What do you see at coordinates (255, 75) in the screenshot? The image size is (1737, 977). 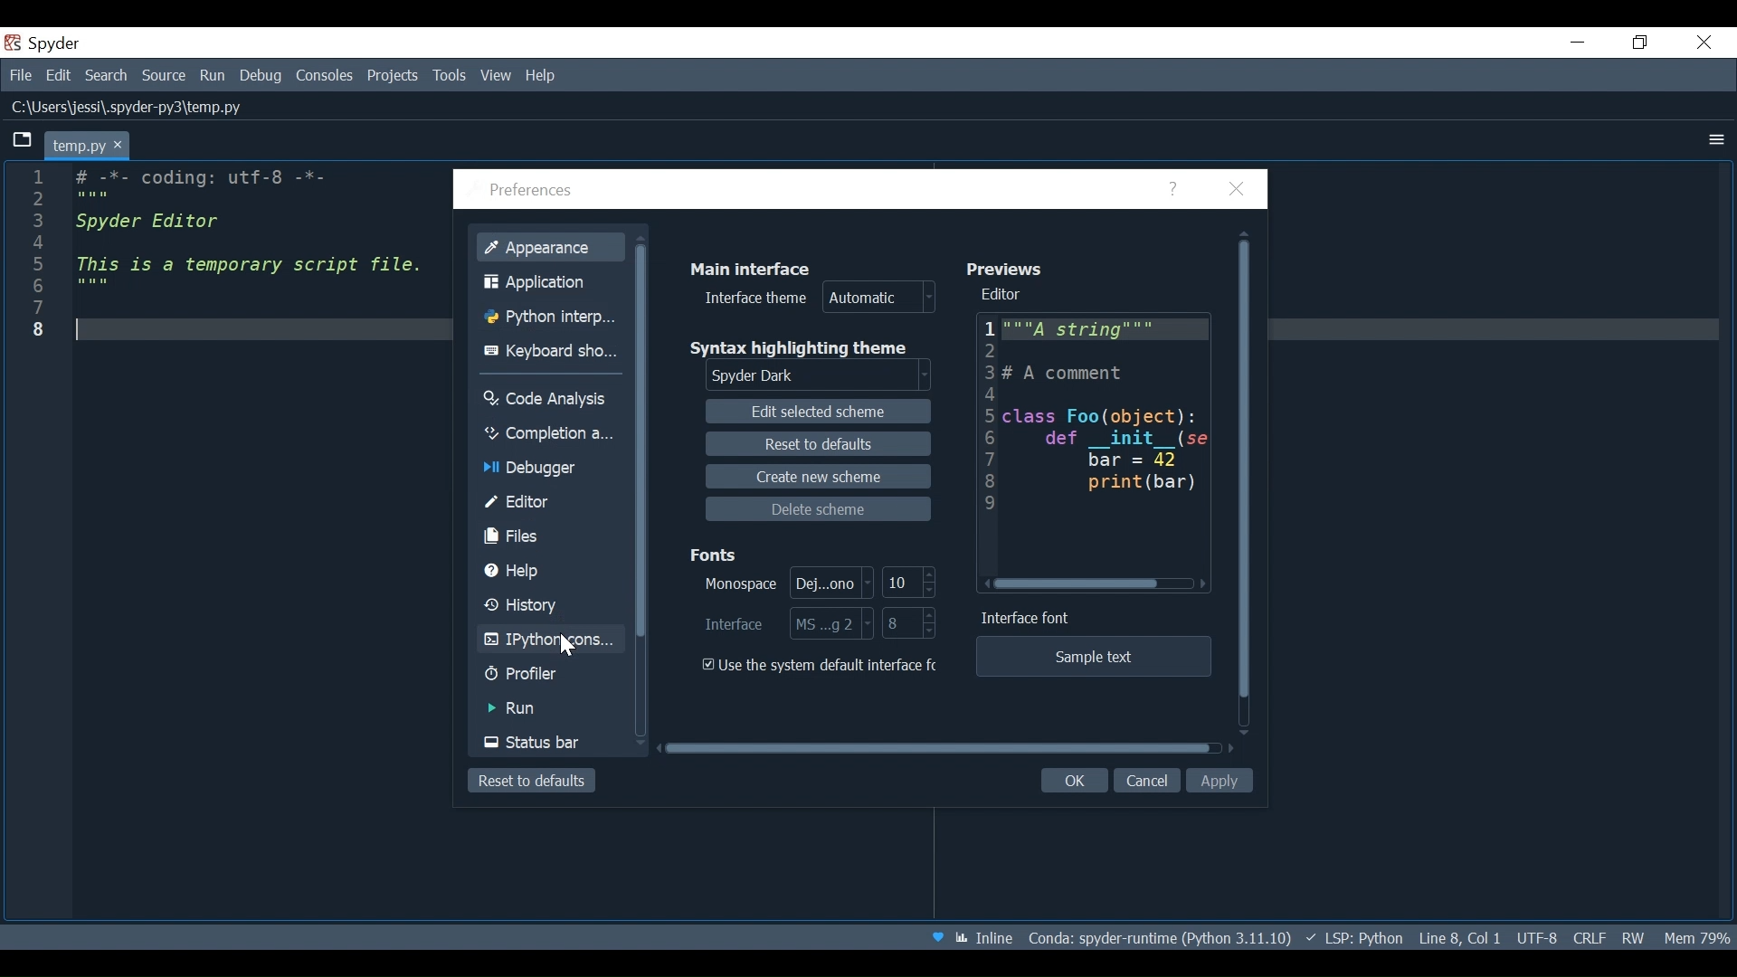 I see `Debug` at bounding box center [255, 75].